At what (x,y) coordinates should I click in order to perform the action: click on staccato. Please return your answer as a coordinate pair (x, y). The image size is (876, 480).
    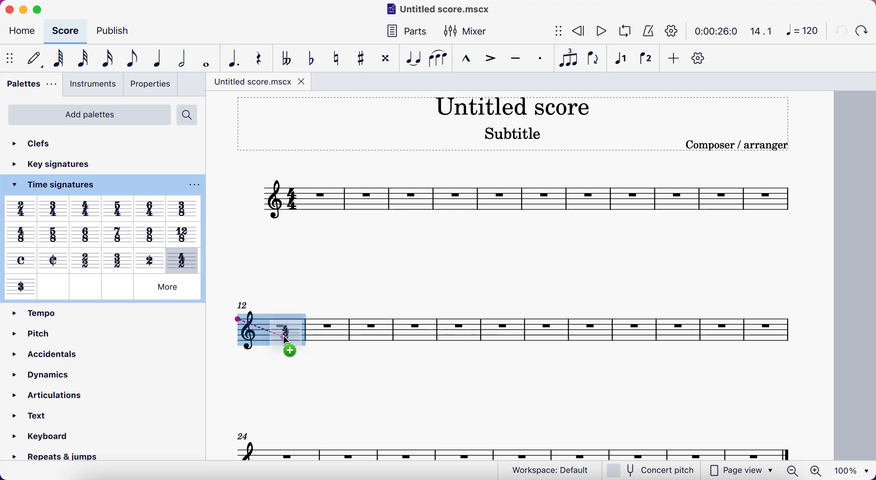
    Looking at the image, I should click on (539, 59).